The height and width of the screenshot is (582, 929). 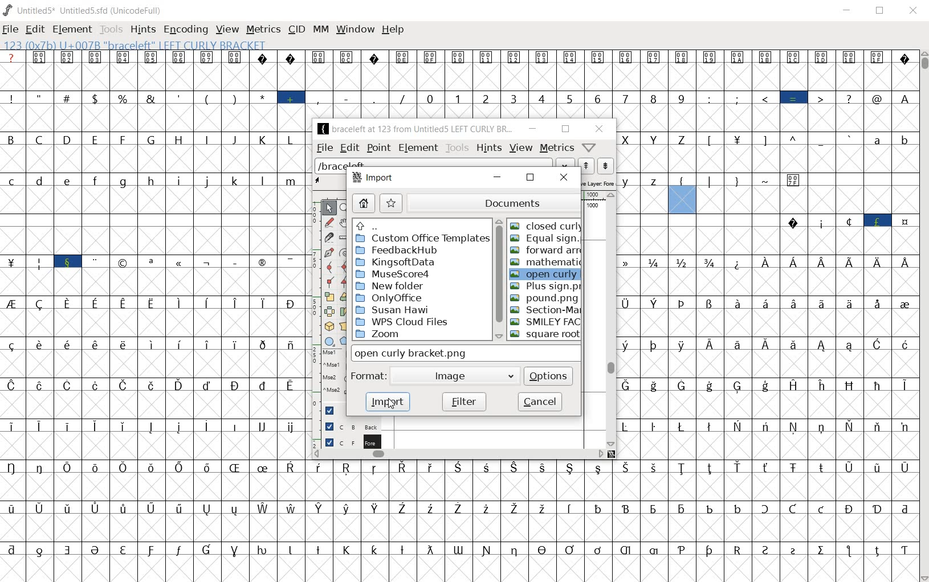 What do you see at coordinates (923, 315) in the screenshot?
I see `scrollbar` at bounding box center [923, 315].